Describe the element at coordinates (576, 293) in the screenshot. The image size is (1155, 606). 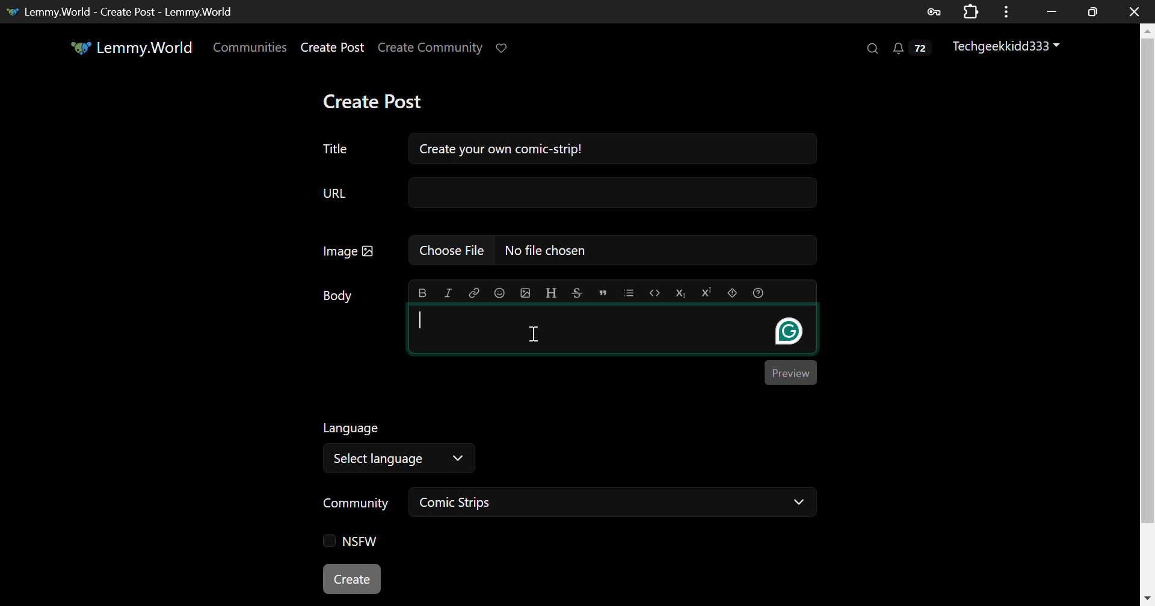
I see `Strikethrough` at that location.